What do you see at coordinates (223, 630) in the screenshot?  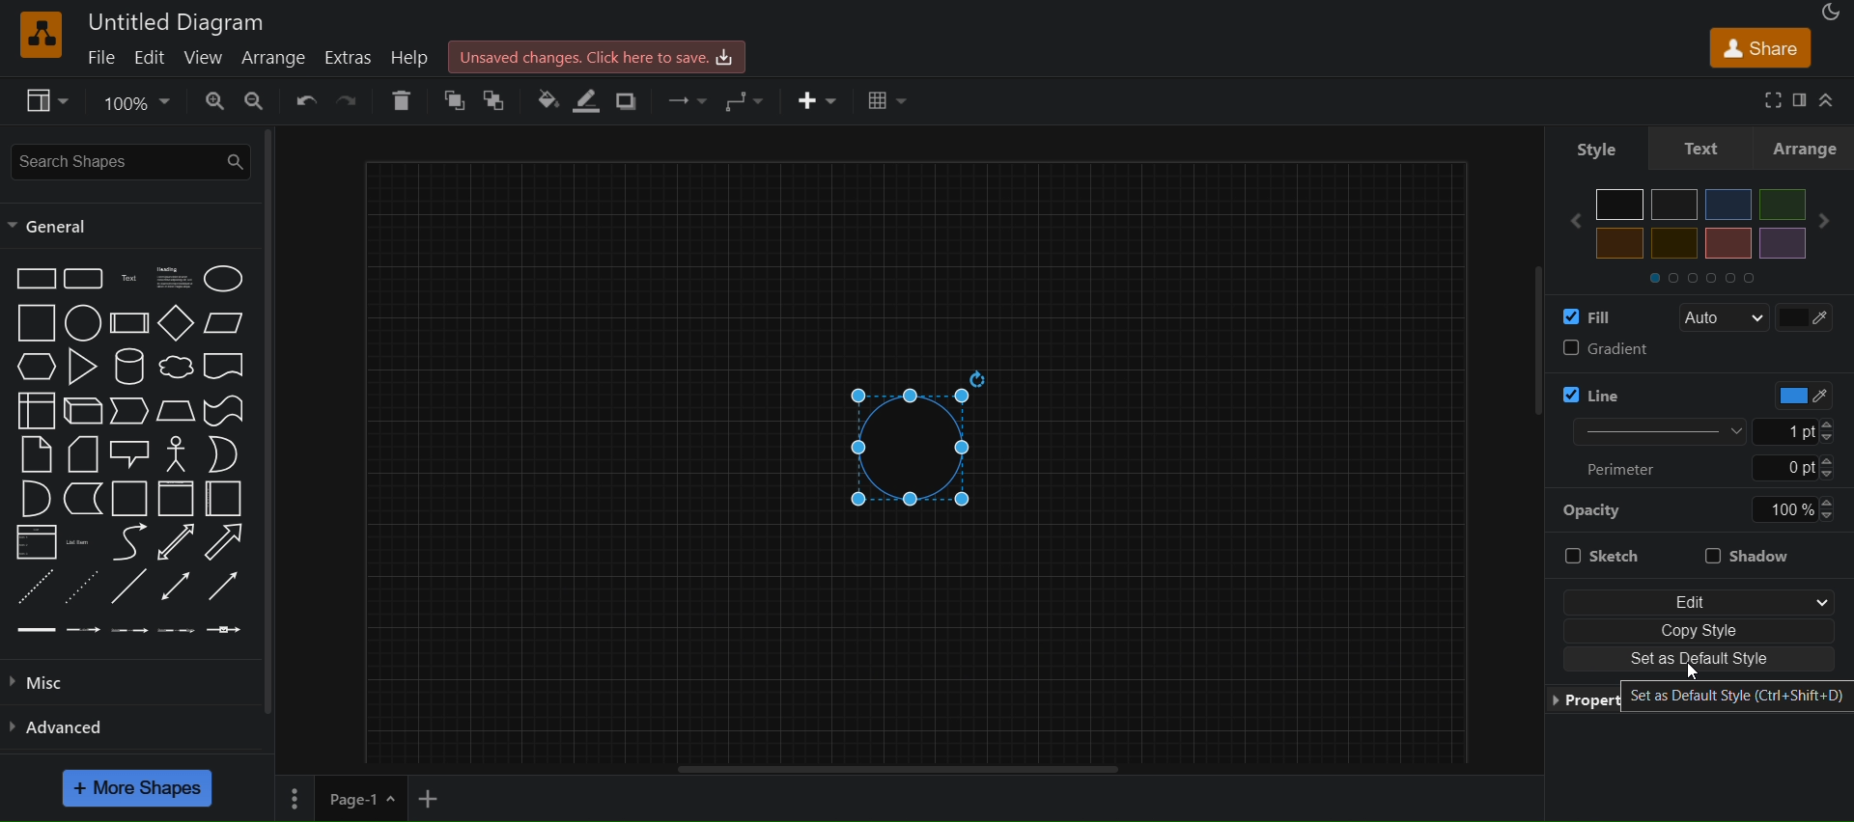 I see `connector 5` at bounding box center [223, 630].